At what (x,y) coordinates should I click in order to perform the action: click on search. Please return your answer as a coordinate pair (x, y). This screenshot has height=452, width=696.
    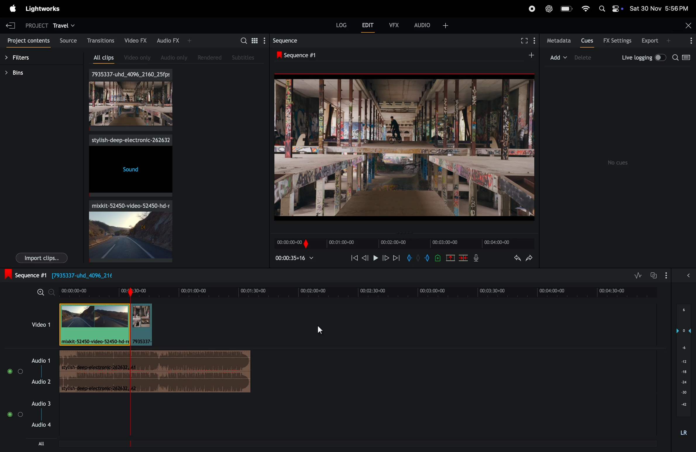
    Looking at the image, I should click on (683, 58).